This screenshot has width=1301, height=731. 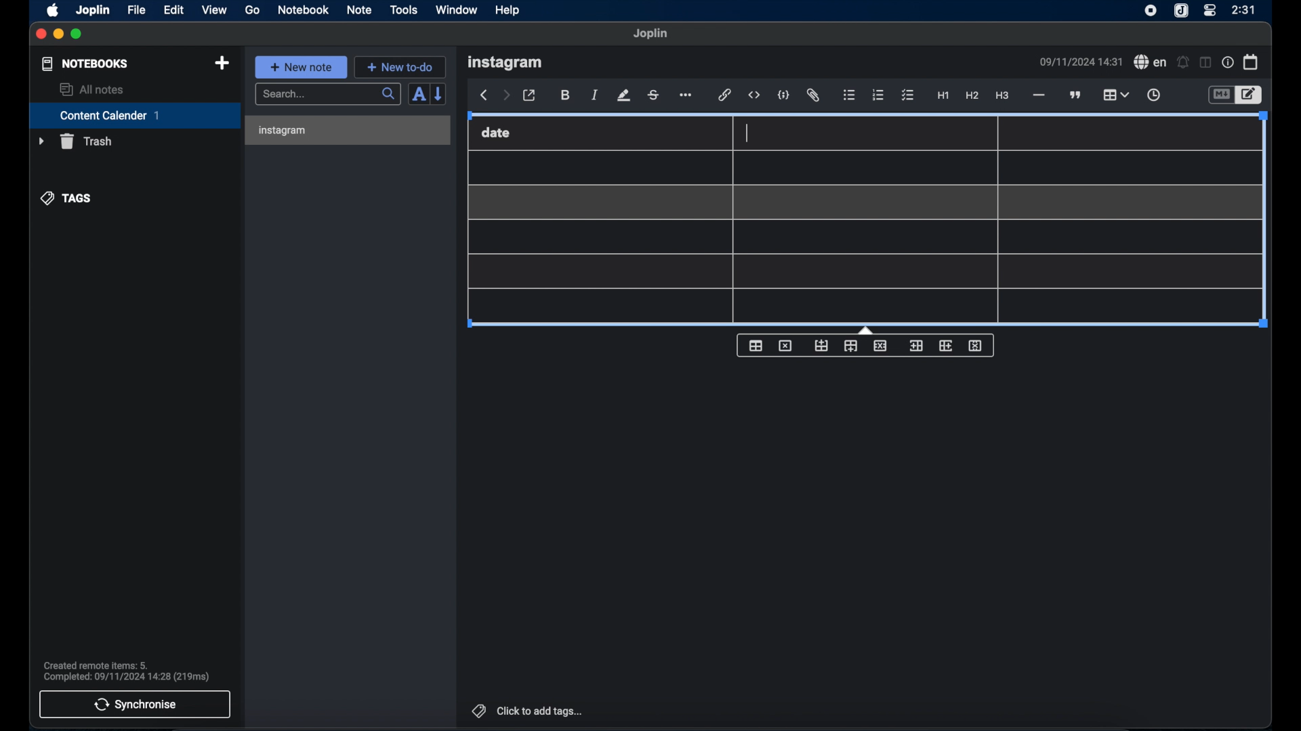 What do you see at coordinates (253, 10) in the screenshot?
I see `go` at bounding box center [253, 10].